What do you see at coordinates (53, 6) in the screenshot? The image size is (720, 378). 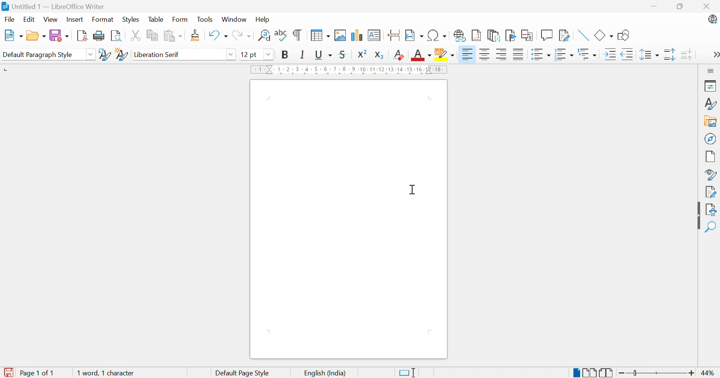 I see `Untitled 1 - LibreOffice Writer` at bounding box center [53, 6].